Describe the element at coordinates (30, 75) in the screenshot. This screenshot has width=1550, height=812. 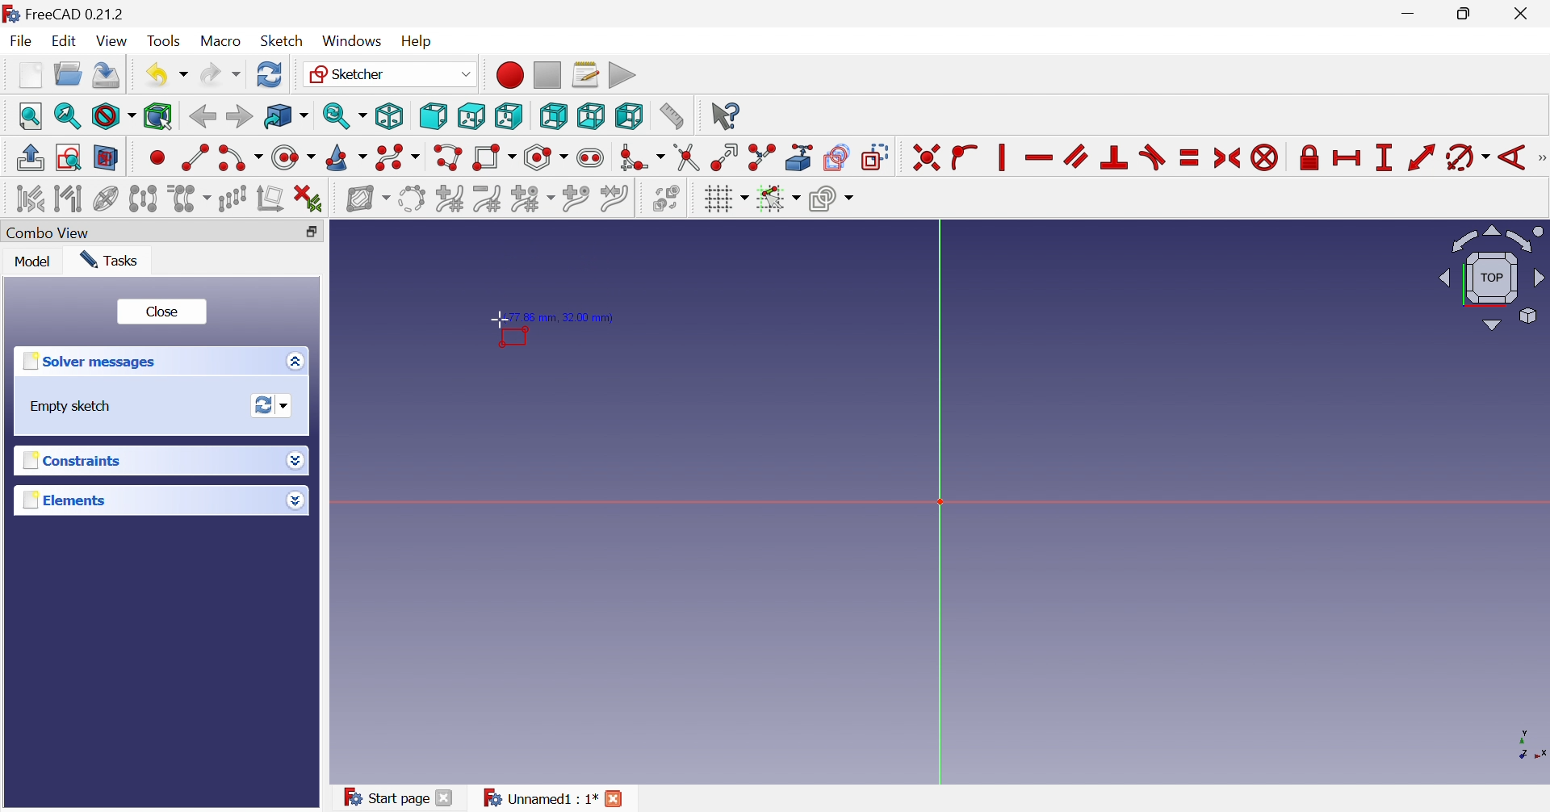
I see `New` at that location.